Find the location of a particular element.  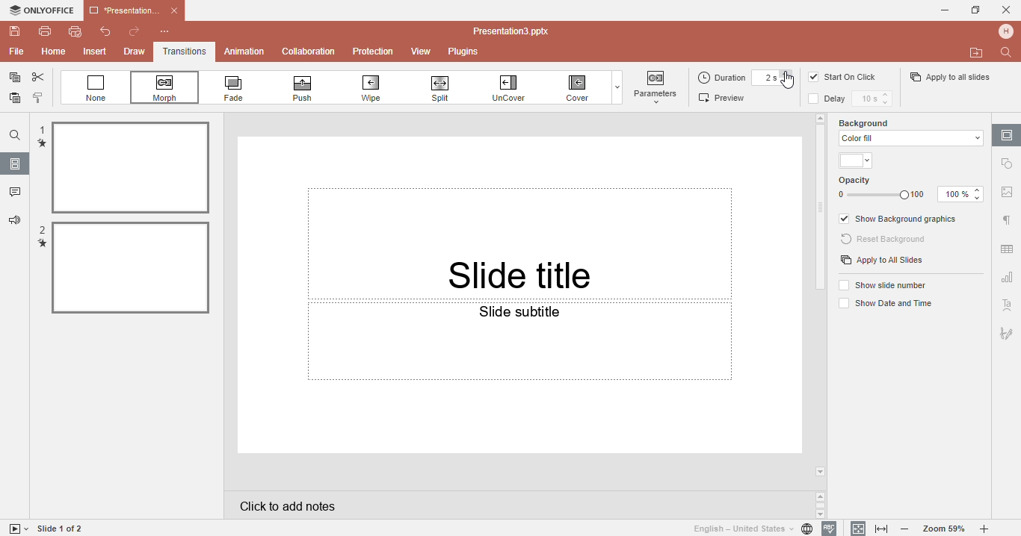

Customize quick access toolbar is located at coordinates (173, 31).